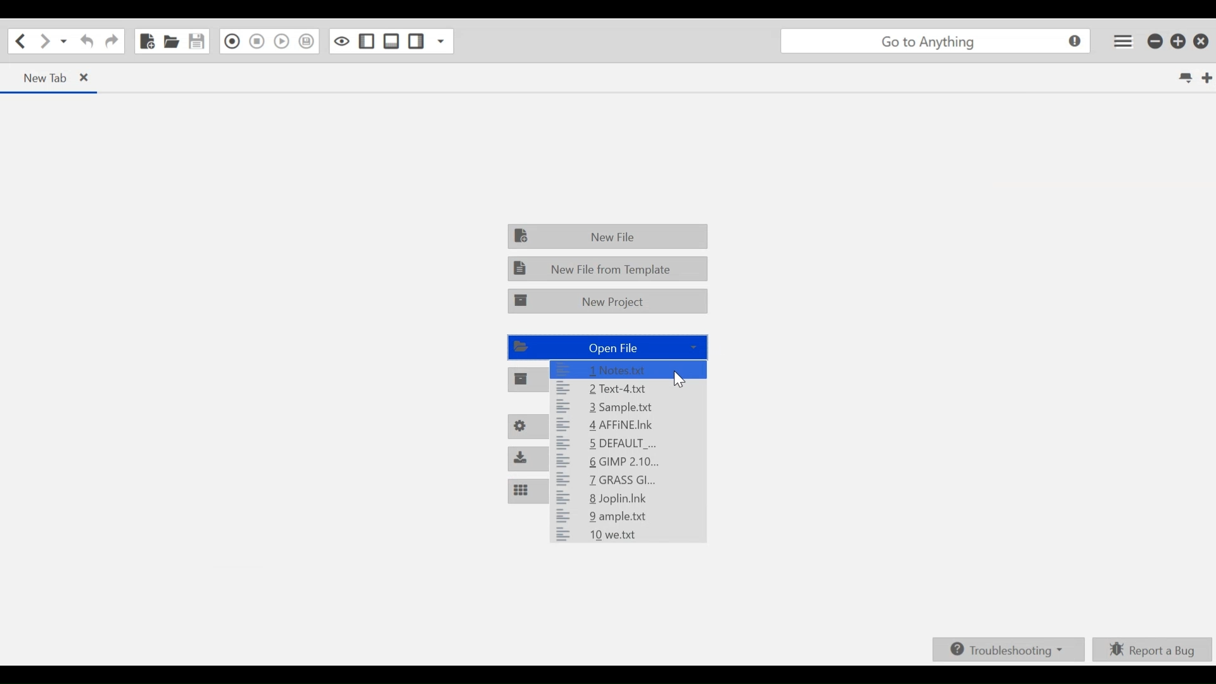 This screenshot has width=1216, height=684. I want to click on 7 GRASS GI..., so click(628, 479).